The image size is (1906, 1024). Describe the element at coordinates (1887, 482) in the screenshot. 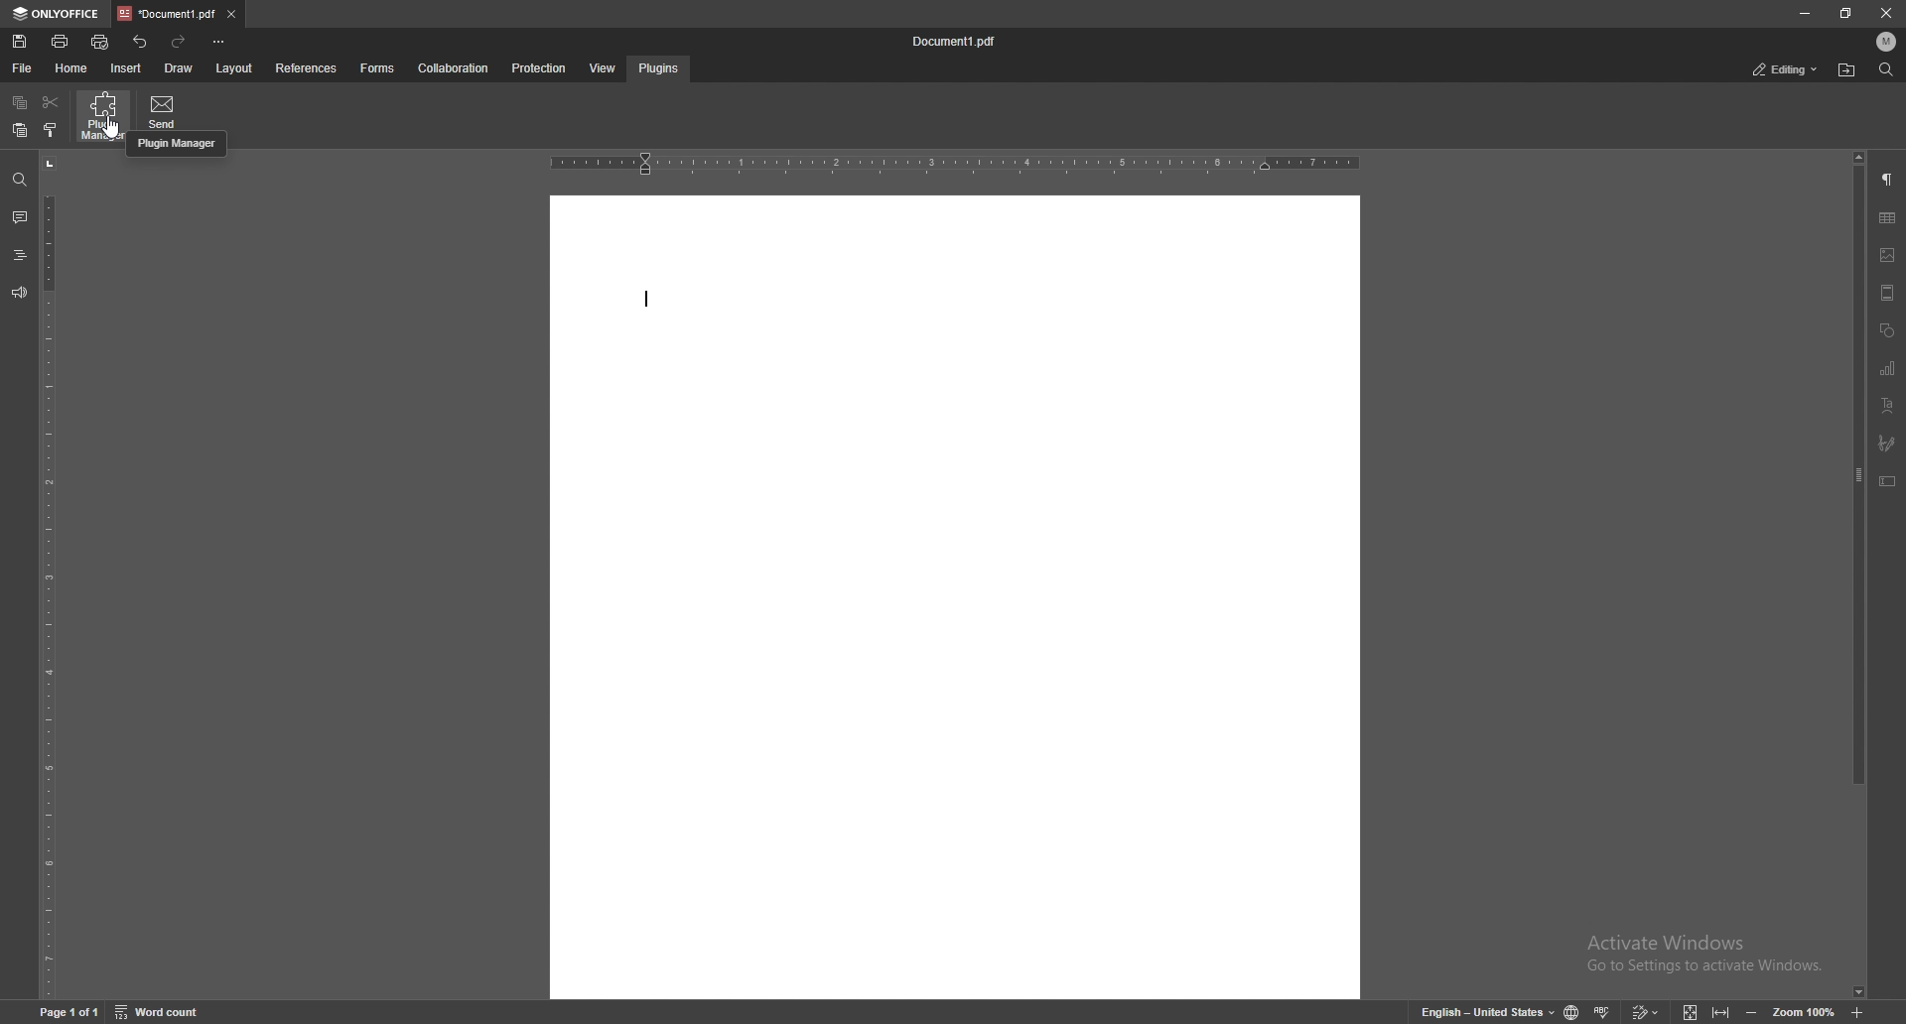

I see `text box` at that location.